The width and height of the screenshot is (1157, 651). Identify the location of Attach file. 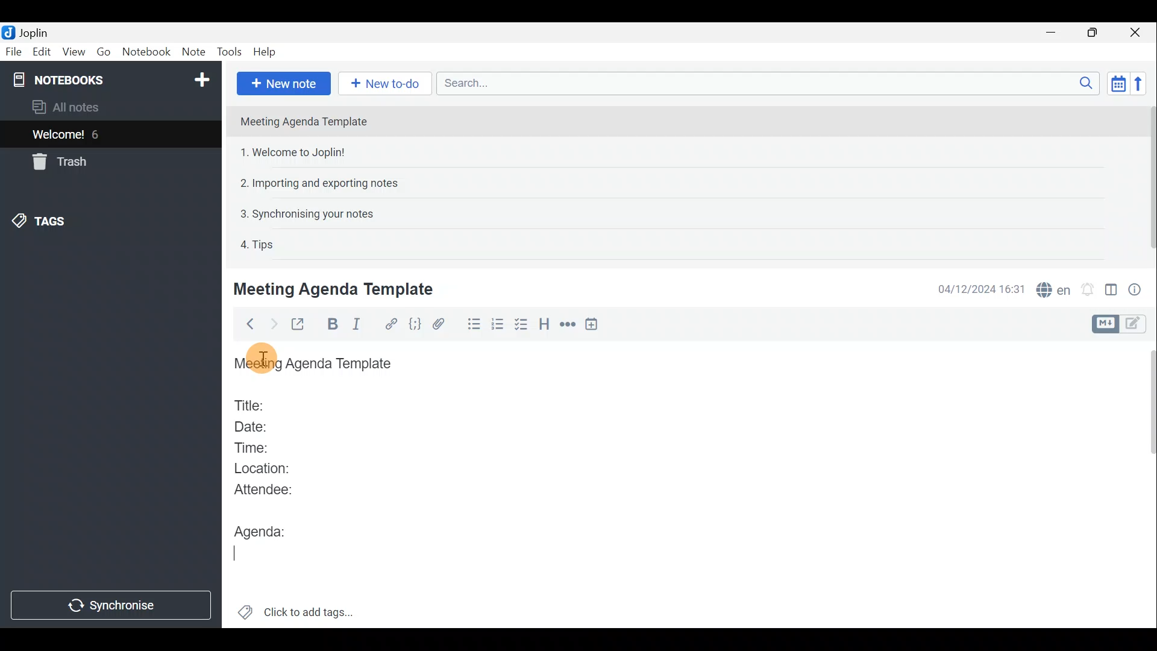
(444, 324).